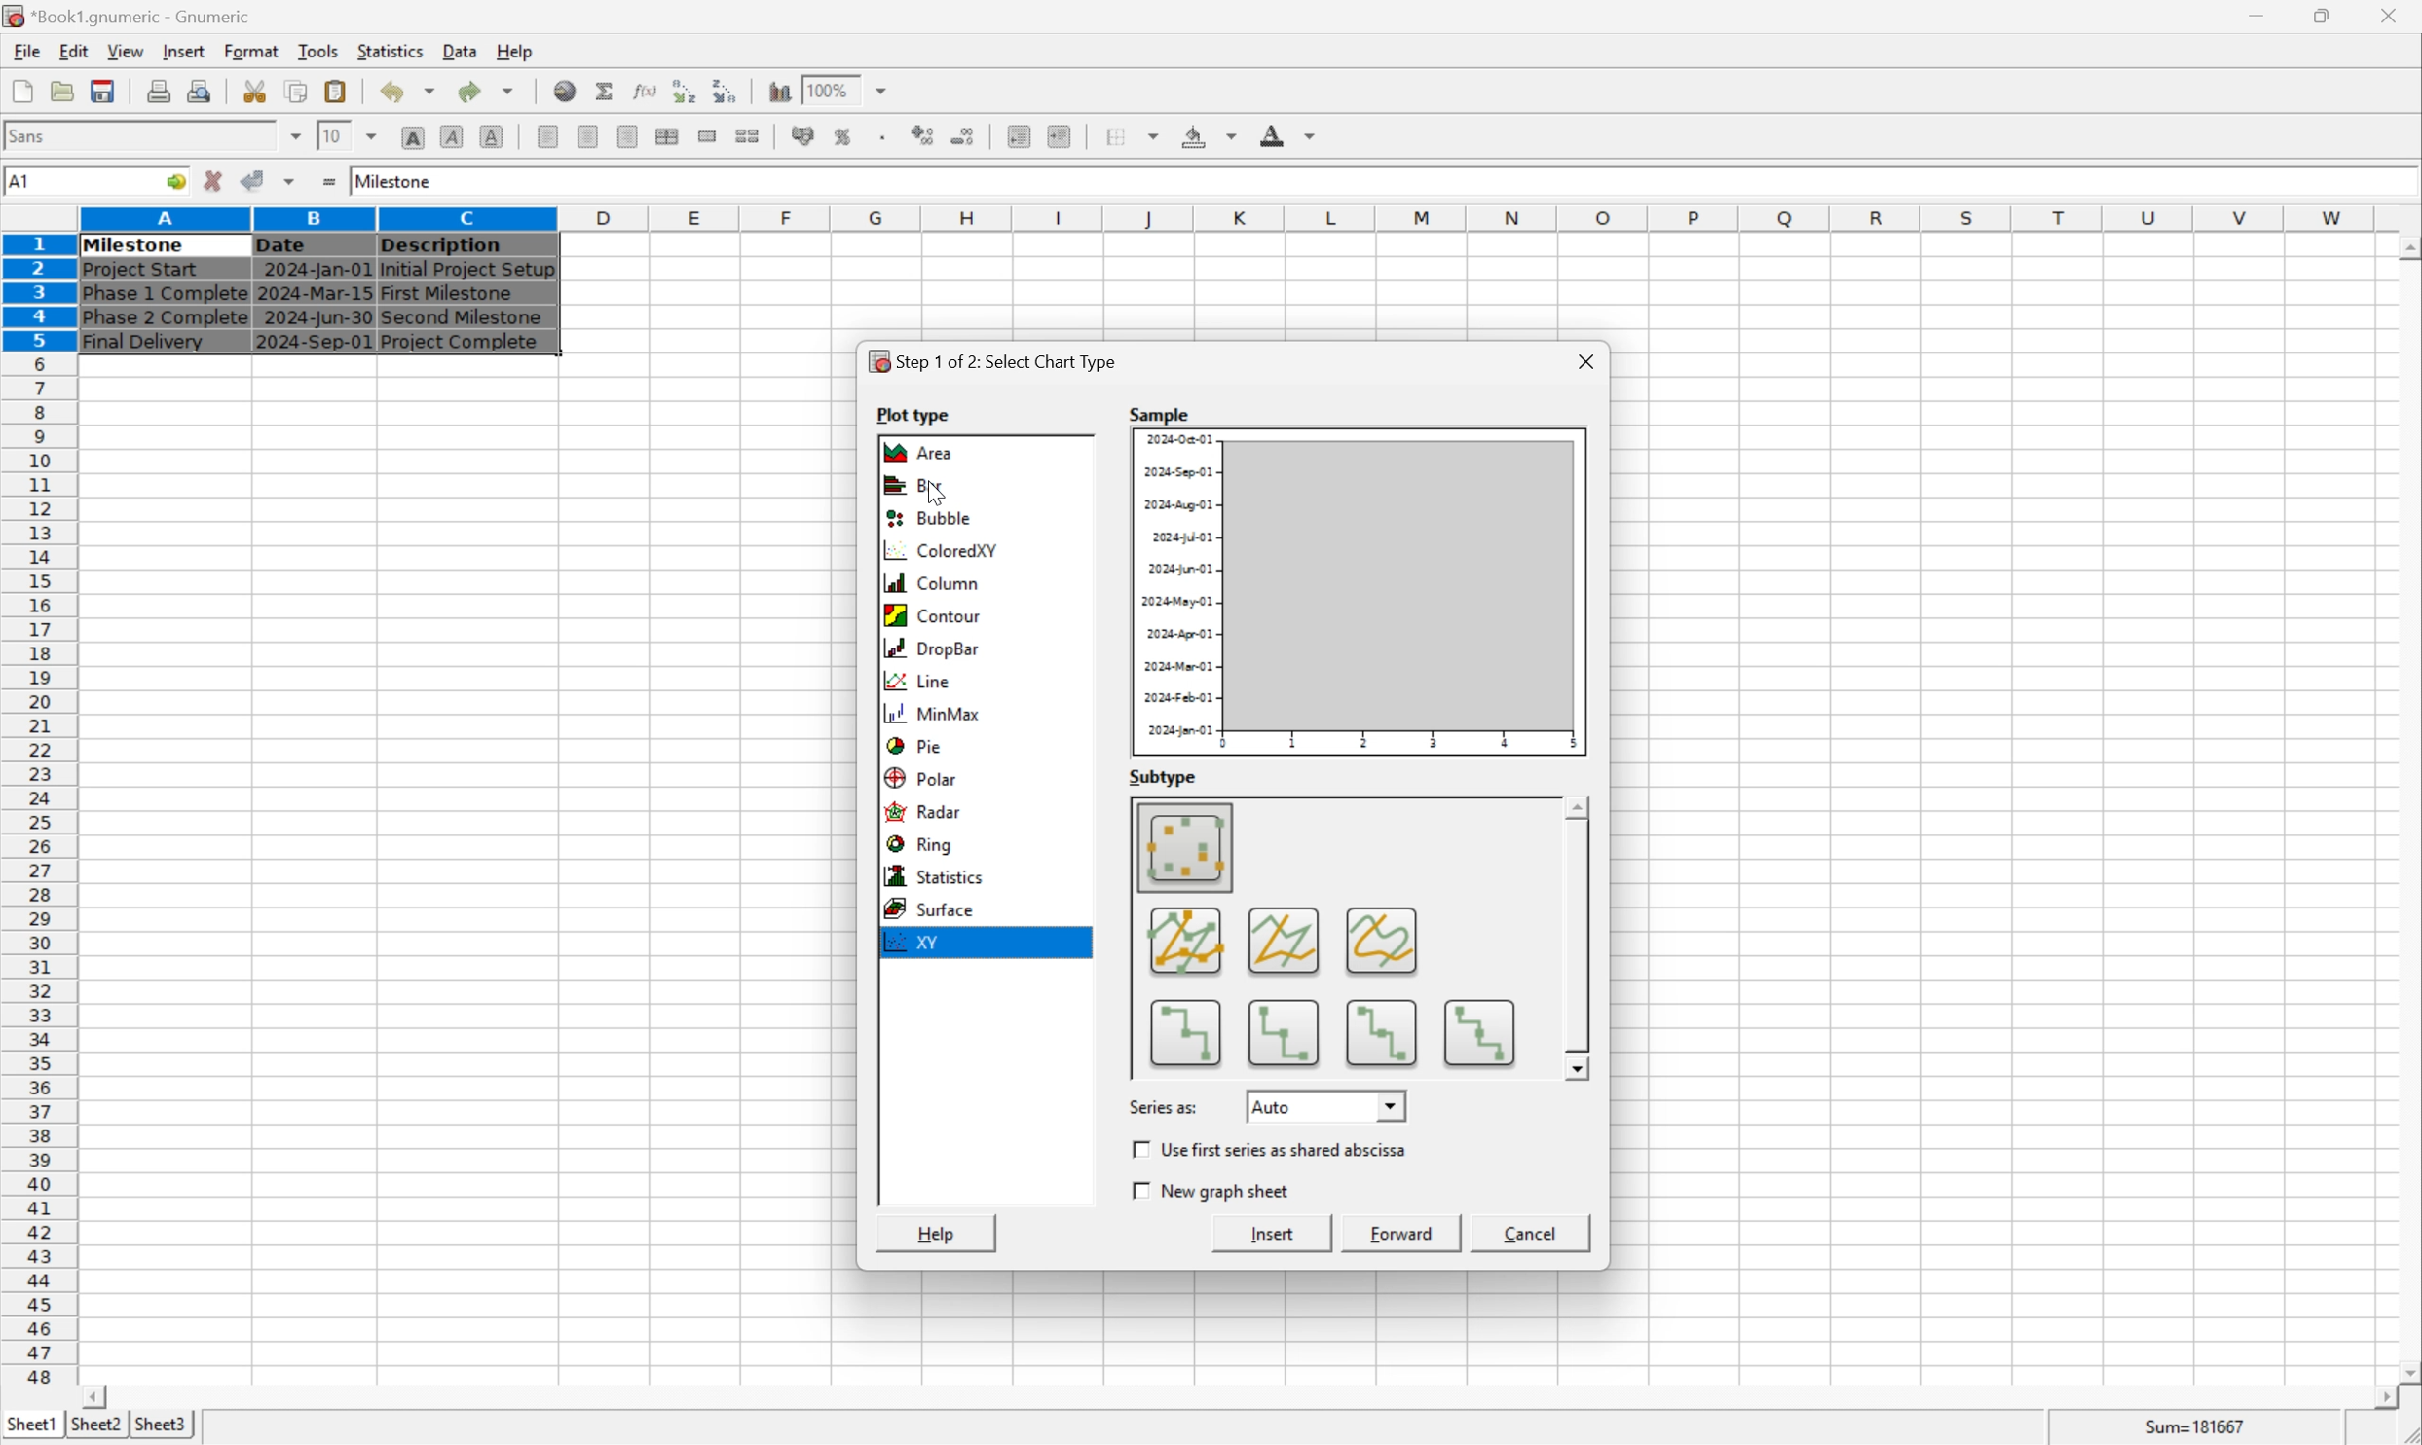  I want to click on radar, so click(928, 813).